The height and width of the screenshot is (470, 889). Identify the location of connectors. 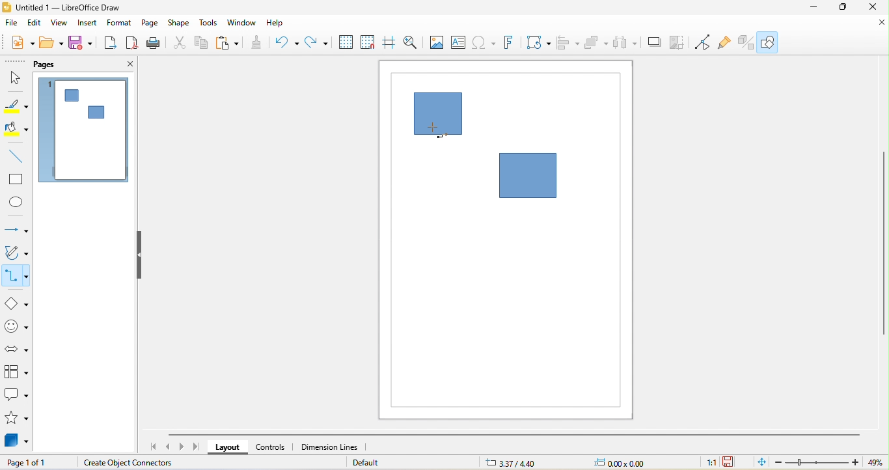
(17, 278).